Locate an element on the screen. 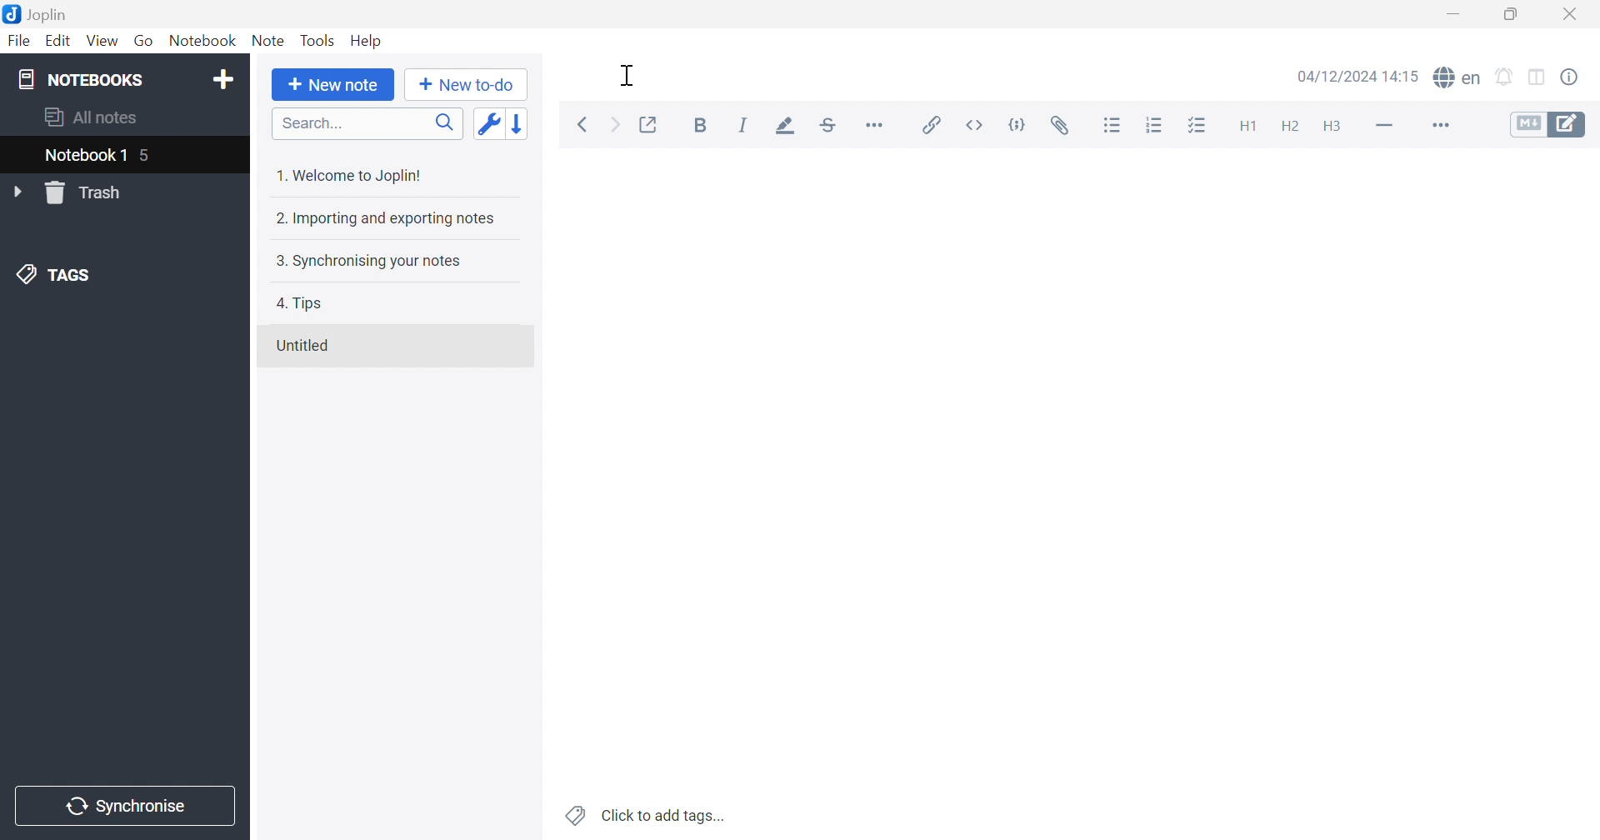 Image resolution: width=1600 pixels, height=840 pixels. Set alarm is located at coordinates (1505, 77).